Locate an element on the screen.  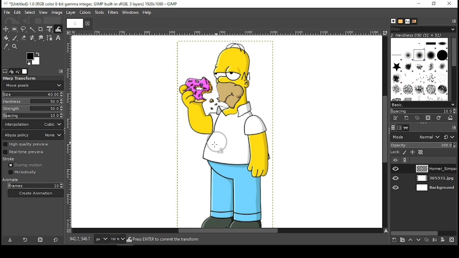
device status is located at coordinates (12, 72).